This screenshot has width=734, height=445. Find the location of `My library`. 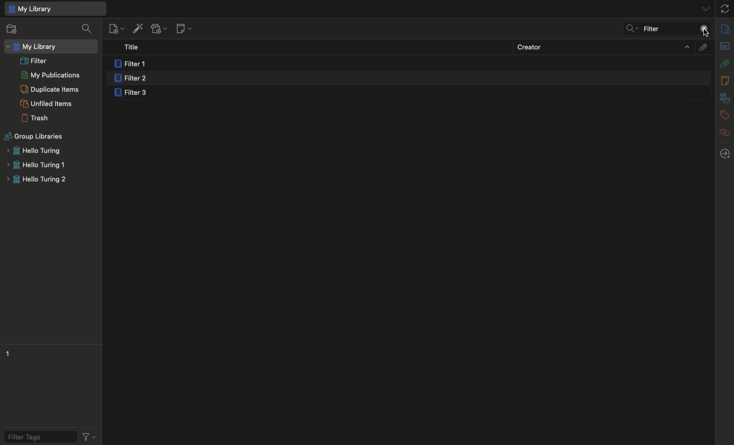

My library is located at coordinates (55, 9).